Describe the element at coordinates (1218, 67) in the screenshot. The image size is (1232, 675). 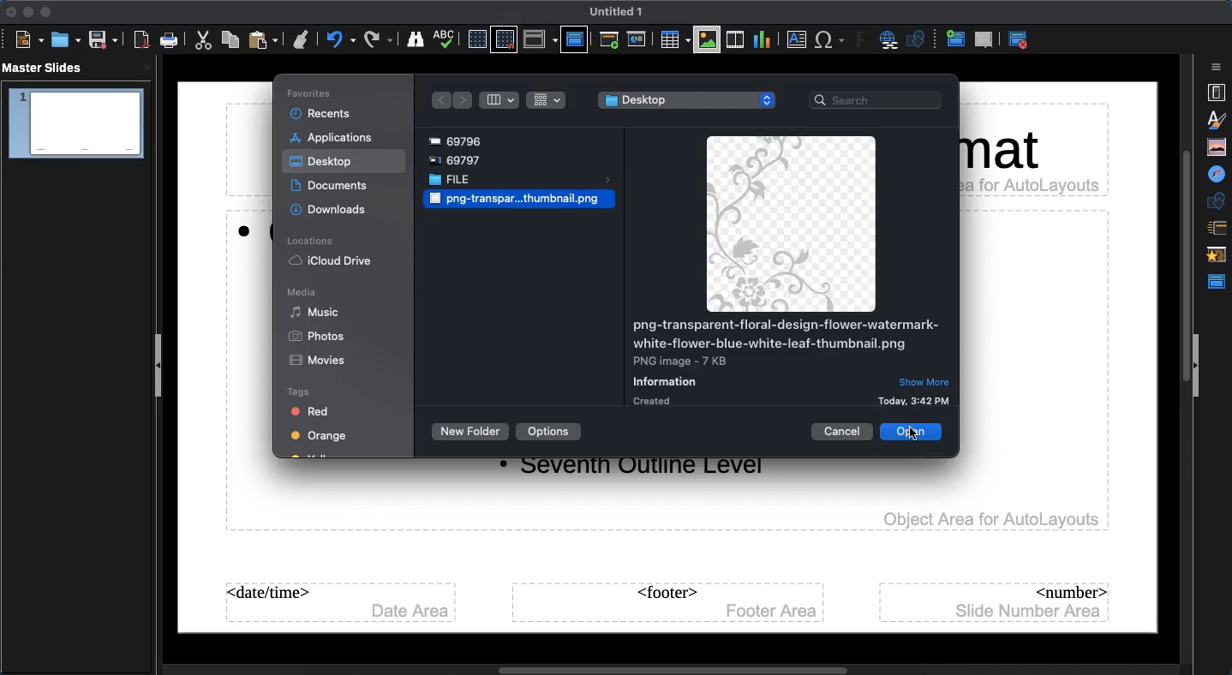
I see `Sidebar settings` at that location.